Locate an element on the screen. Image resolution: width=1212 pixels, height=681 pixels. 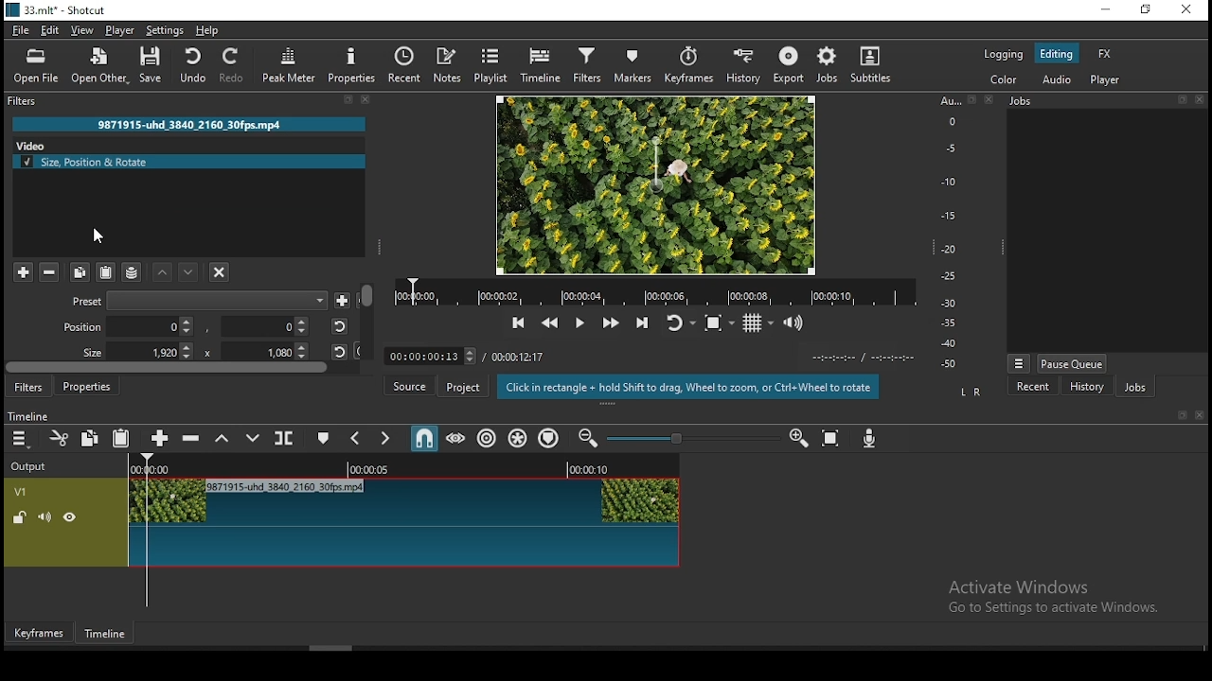
close is located at coordinates (1200, 416).